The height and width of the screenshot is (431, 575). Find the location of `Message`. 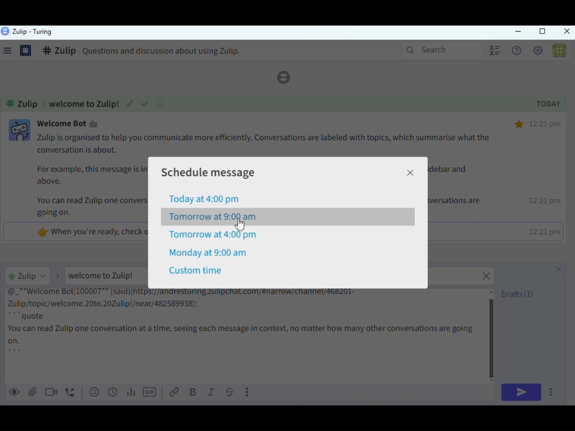

Message is located at coordinates (246, 335).